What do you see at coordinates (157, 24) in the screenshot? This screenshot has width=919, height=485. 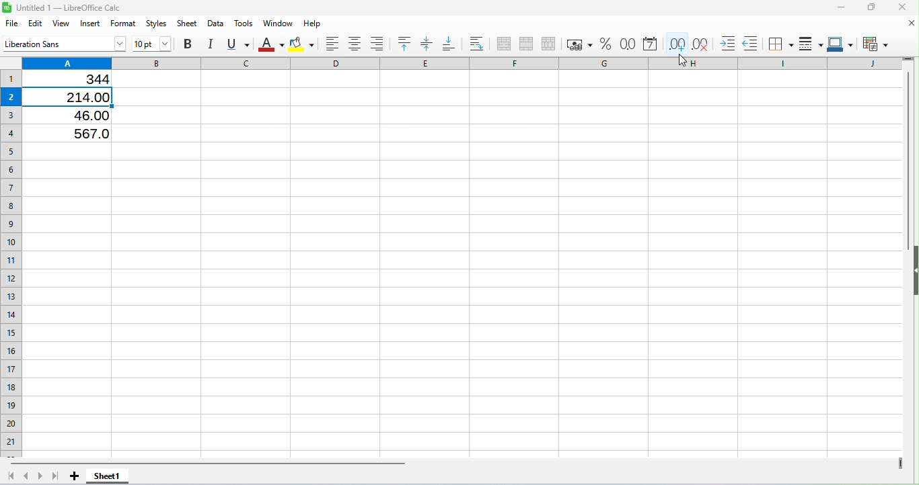 I see `Styles` at bounding box center [157, 24].